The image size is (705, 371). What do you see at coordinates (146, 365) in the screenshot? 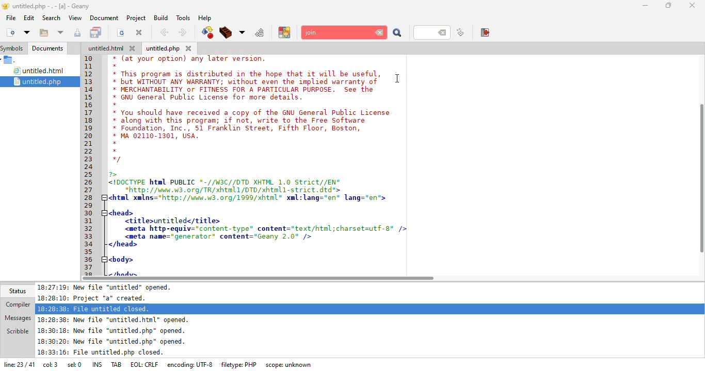
I see `eol: CRLF` at bounding box center [146, 365].